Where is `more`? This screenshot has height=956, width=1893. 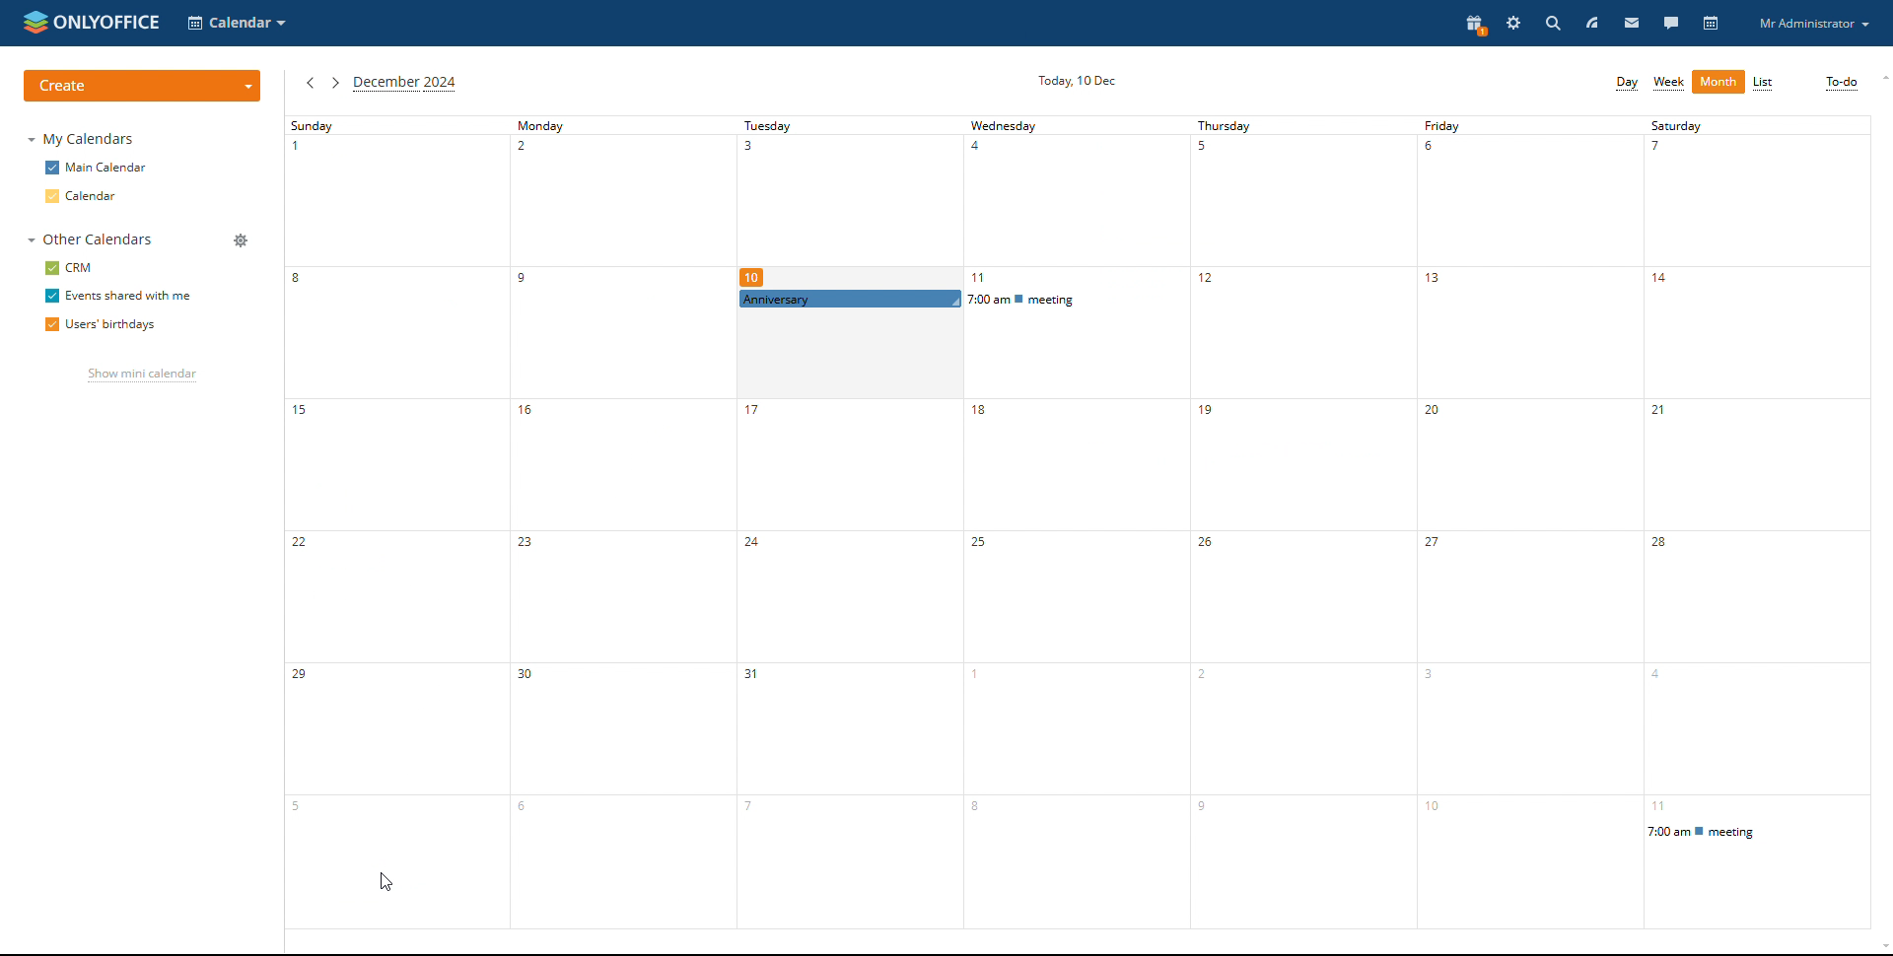 more is located at coordinates (1716, 84).